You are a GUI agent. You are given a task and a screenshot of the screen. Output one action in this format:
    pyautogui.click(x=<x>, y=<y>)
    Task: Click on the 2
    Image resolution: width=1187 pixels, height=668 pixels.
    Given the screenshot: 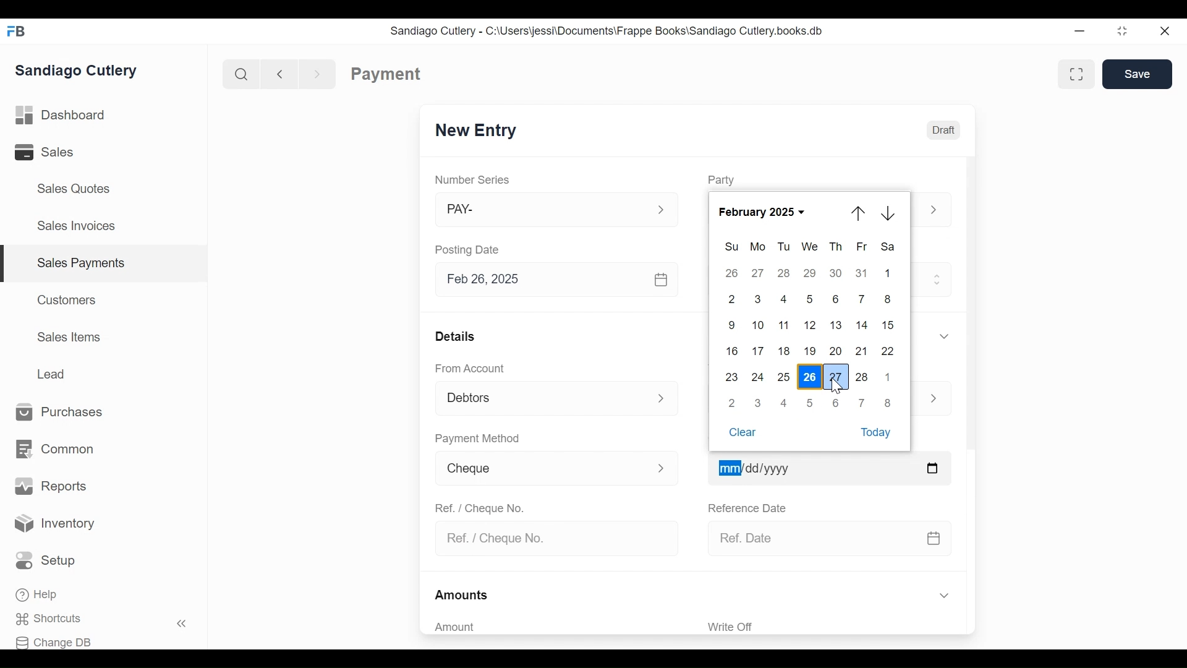 What is the action you would take?
    pyautogui.click(x=730, y=299)
    